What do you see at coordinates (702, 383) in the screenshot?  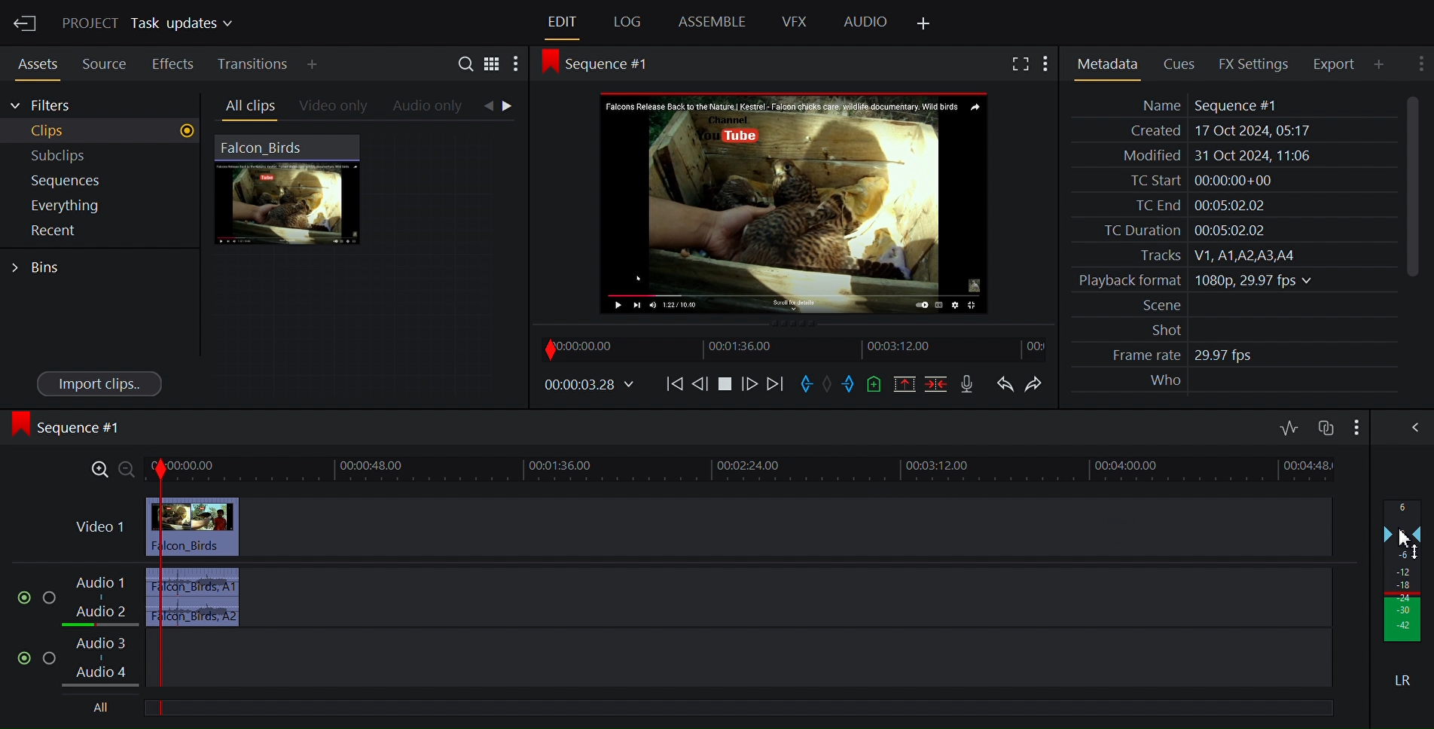 I see `Nudge one frame backward` at bounding box center [702, 383].